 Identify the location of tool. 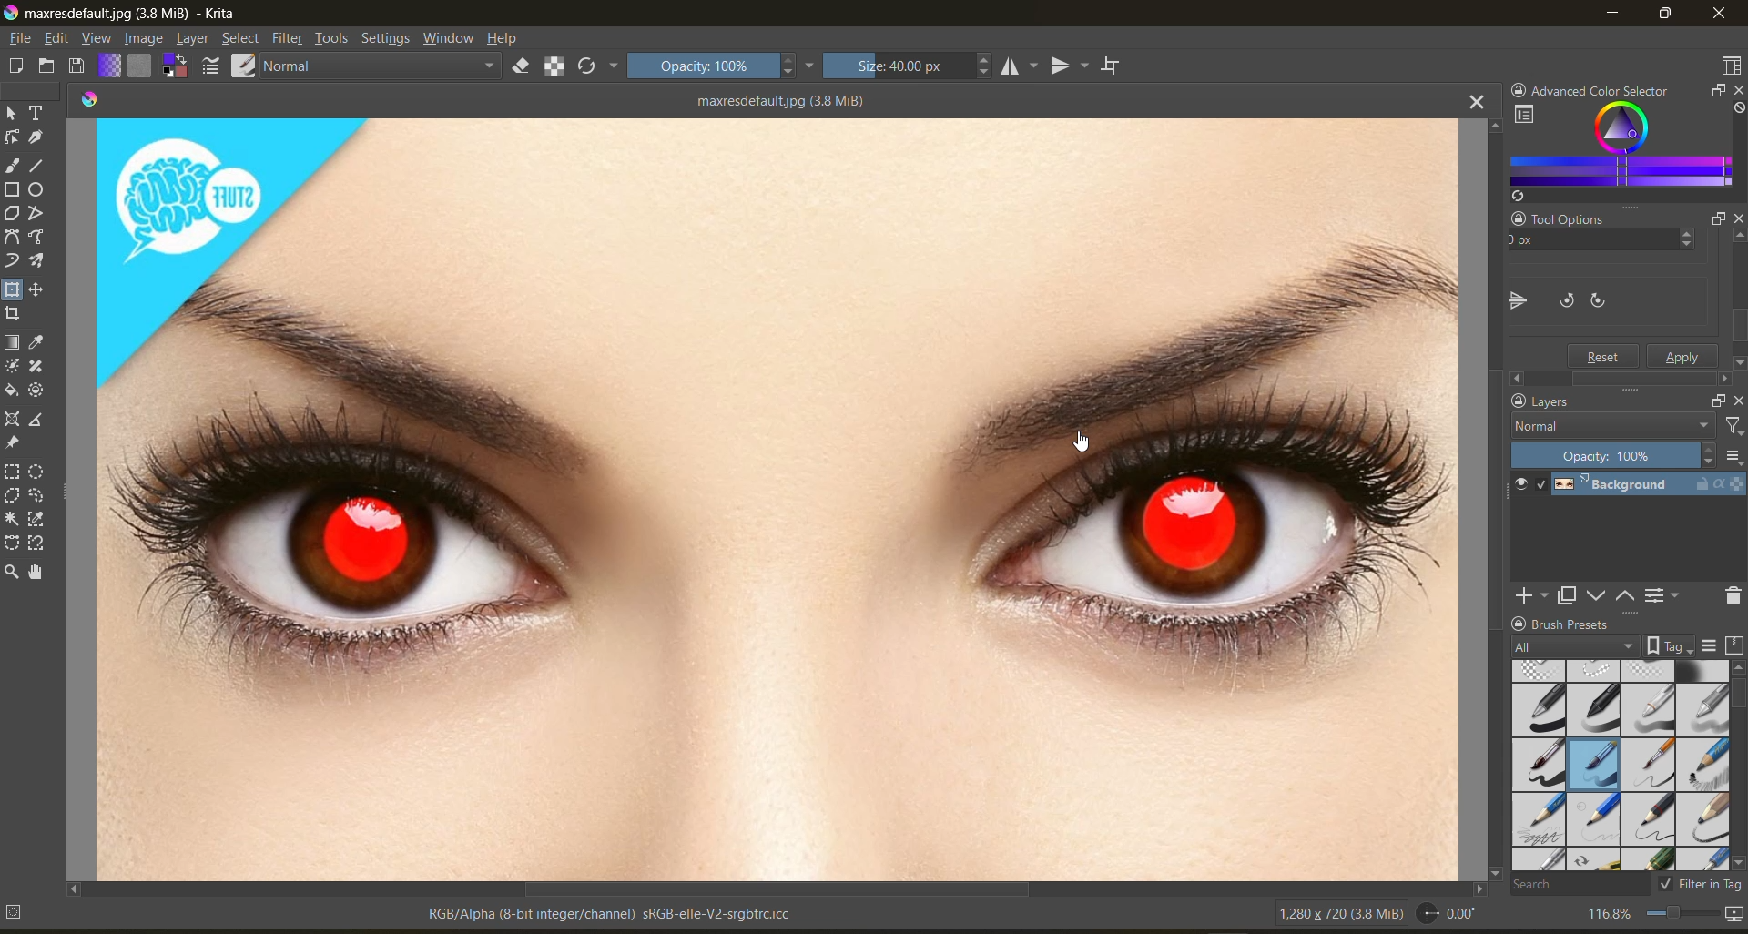
(36, 366).